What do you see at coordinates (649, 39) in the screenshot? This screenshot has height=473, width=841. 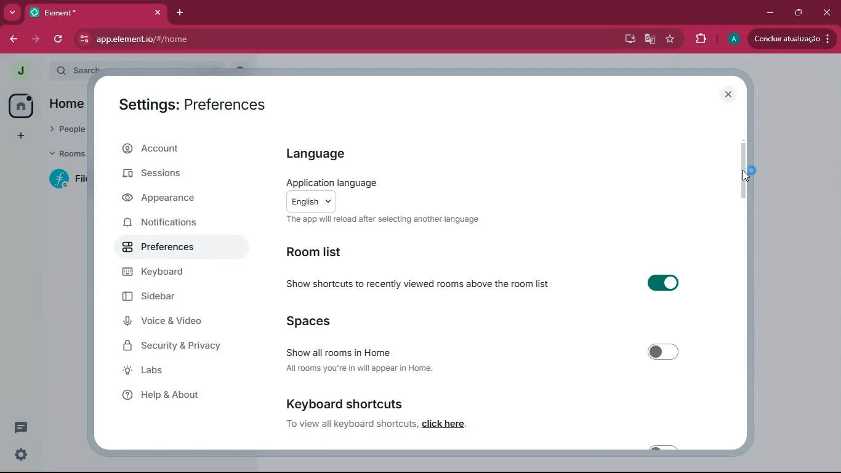 I see `google translate` at bounding box center [649, 39].